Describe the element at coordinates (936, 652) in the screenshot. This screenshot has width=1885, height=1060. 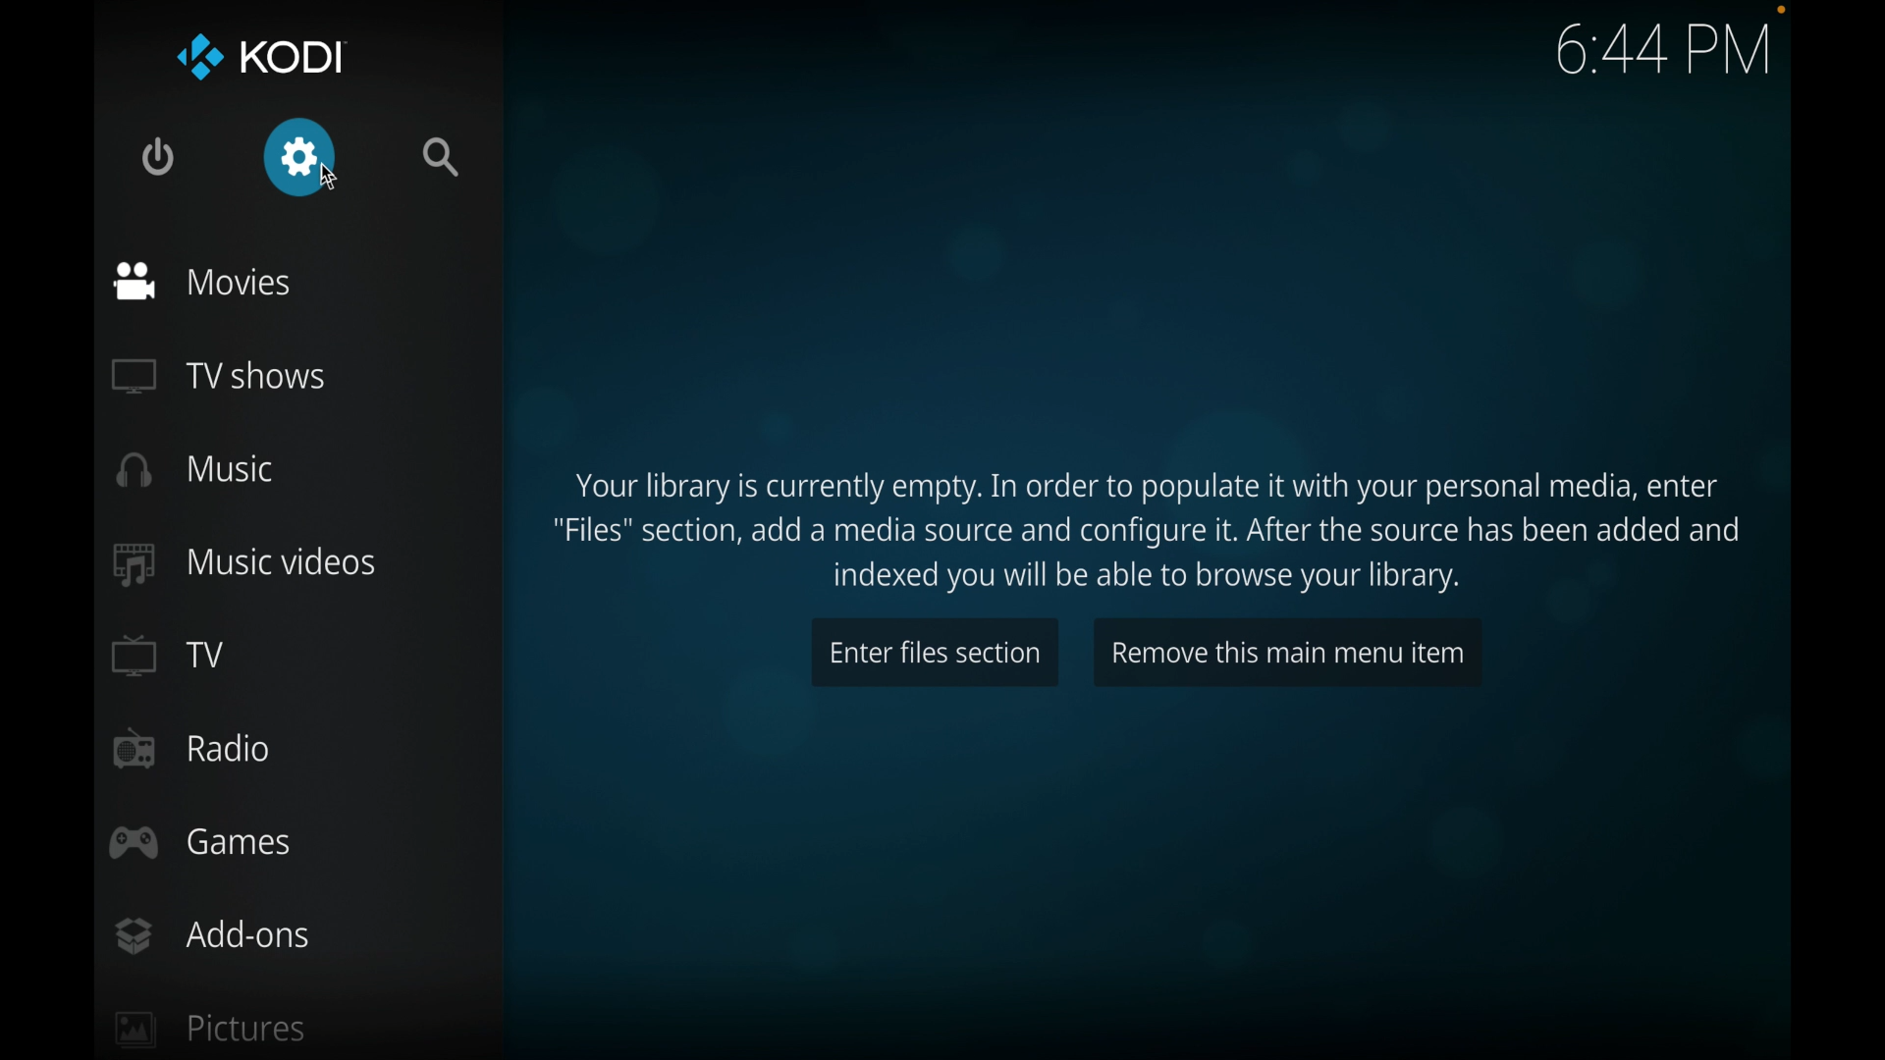
I see `enter files section` at that location.